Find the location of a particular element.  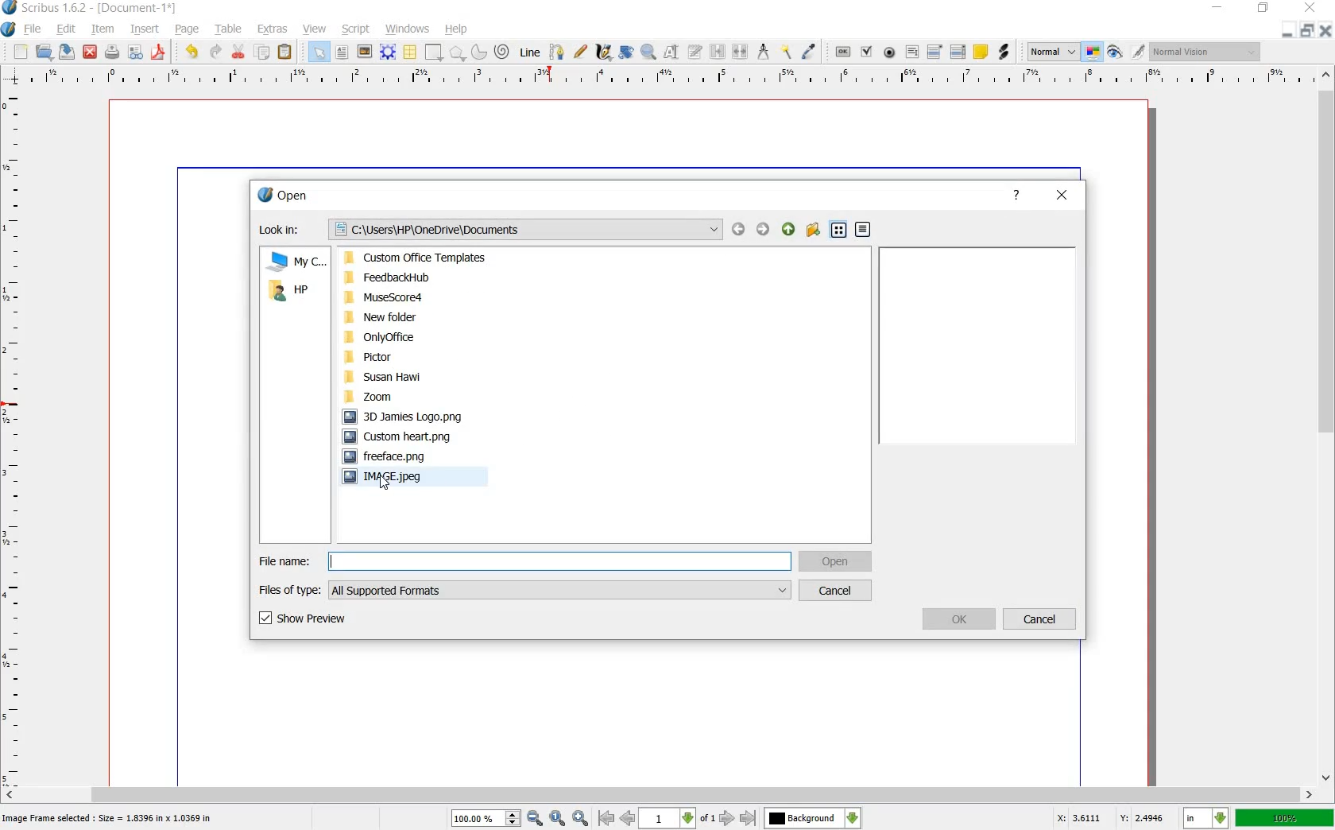

edit contents of frame is located at coordinates (671, 53).